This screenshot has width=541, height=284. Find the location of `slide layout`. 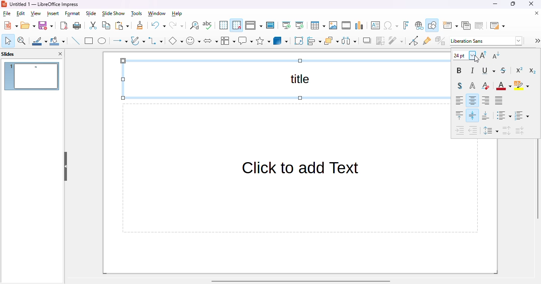

slide layout is located at coordinates (497, 26).